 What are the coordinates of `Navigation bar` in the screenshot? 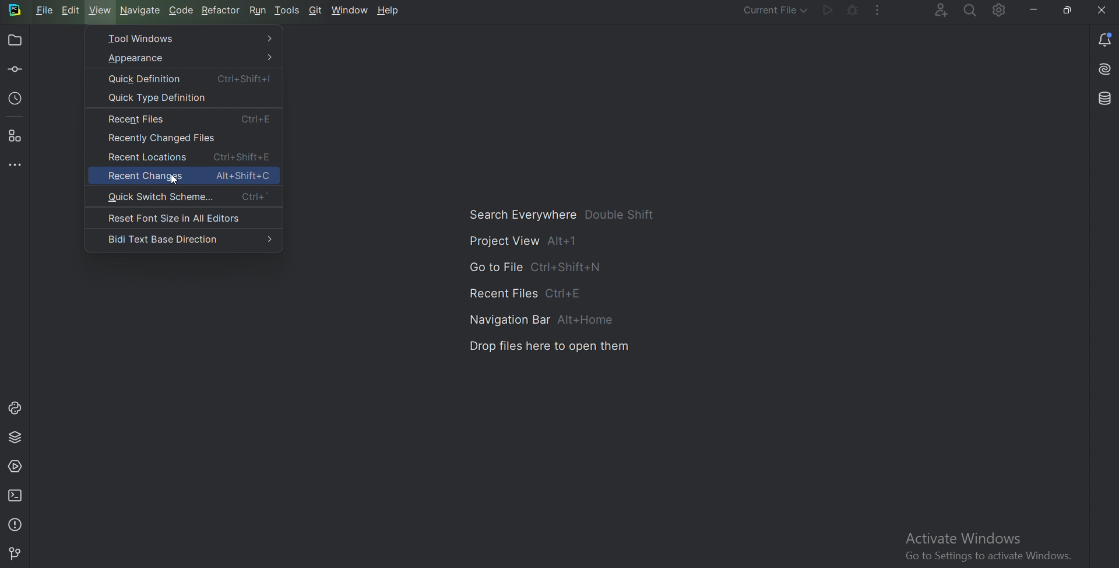 It's located at (537, 317).